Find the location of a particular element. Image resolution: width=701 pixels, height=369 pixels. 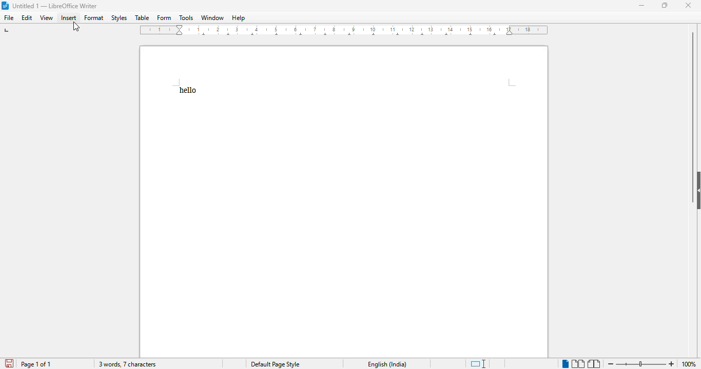

multi-page view is located at coordinates (578, 364).